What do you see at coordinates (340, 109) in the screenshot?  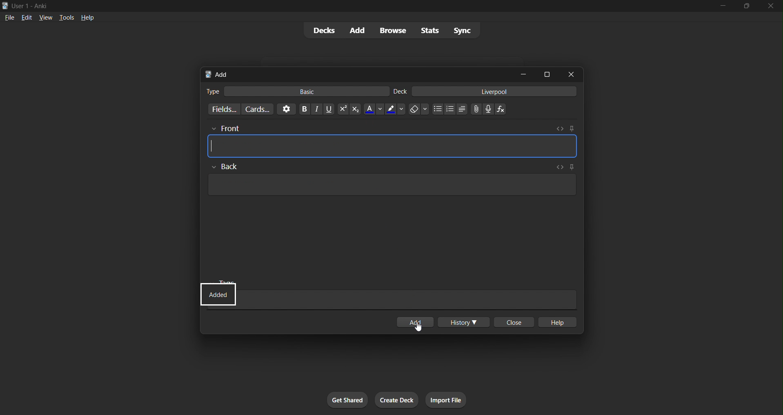 I see `super script` at bounding box center [340, 109].